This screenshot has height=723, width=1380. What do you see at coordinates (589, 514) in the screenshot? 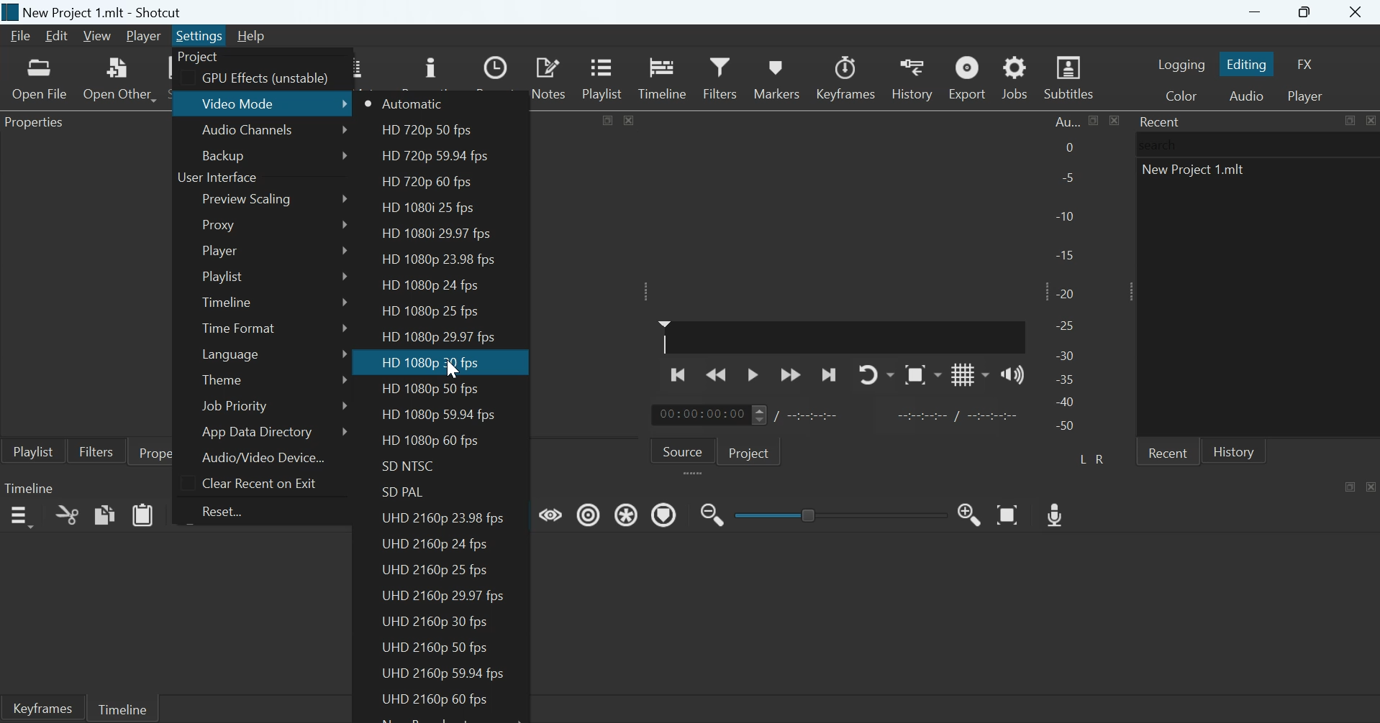
I see `Ripple` at bounding box center [589, 514].